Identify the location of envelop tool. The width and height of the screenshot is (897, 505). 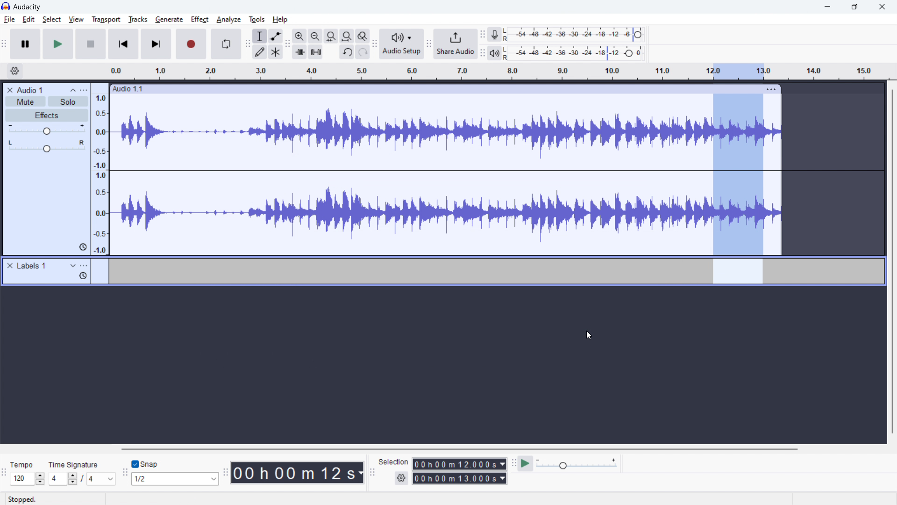
(276, 36).